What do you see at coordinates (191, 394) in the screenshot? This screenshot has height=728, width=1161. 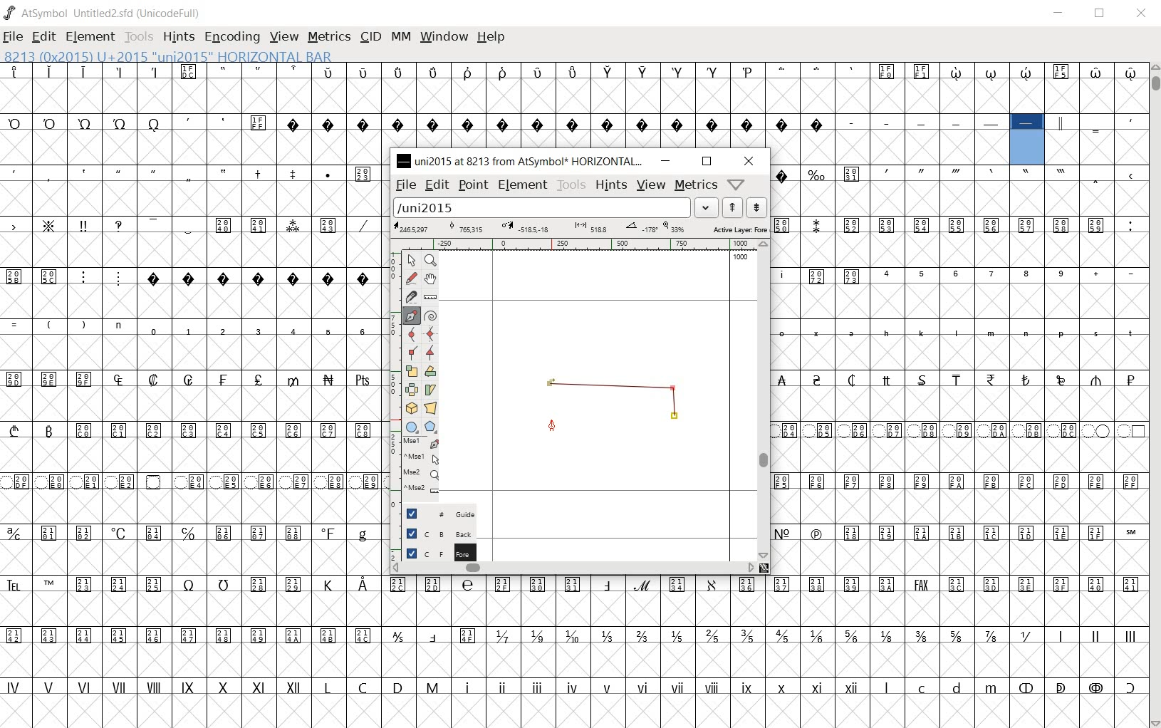 I see `GLYPHS` at bounding box center [191, 394].